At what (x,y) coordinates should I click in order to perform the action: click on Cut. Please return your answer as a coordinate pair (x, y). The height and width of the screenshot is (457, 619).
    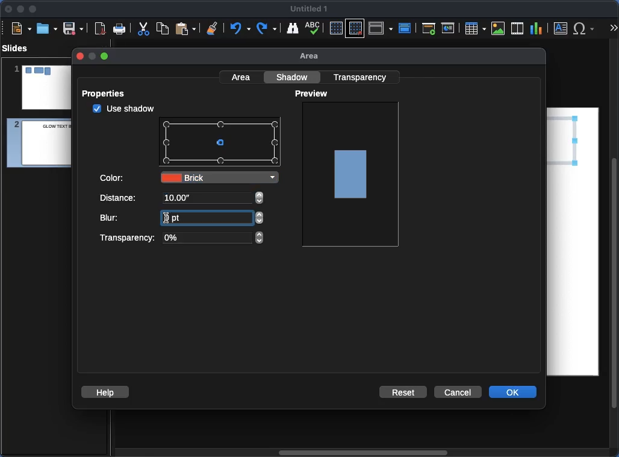
    Looking at the image, I should click on (143, 28).